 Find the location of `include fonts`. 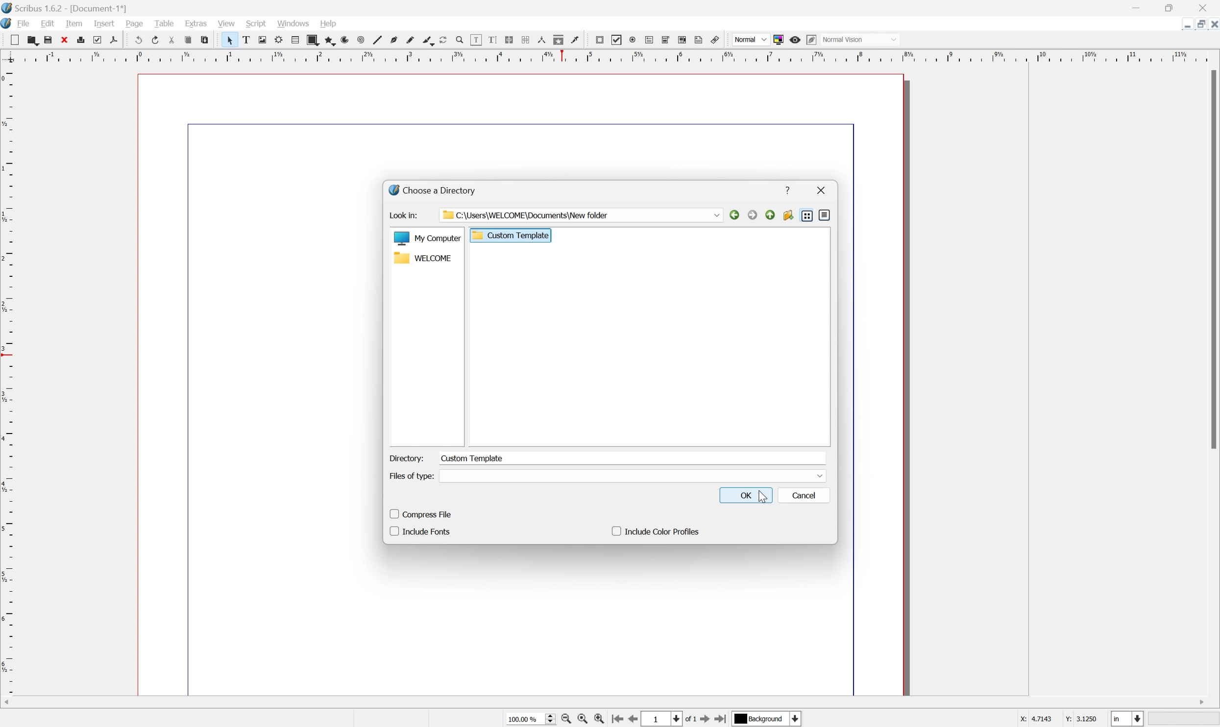

include fonts is located at coordinates (426, 531).